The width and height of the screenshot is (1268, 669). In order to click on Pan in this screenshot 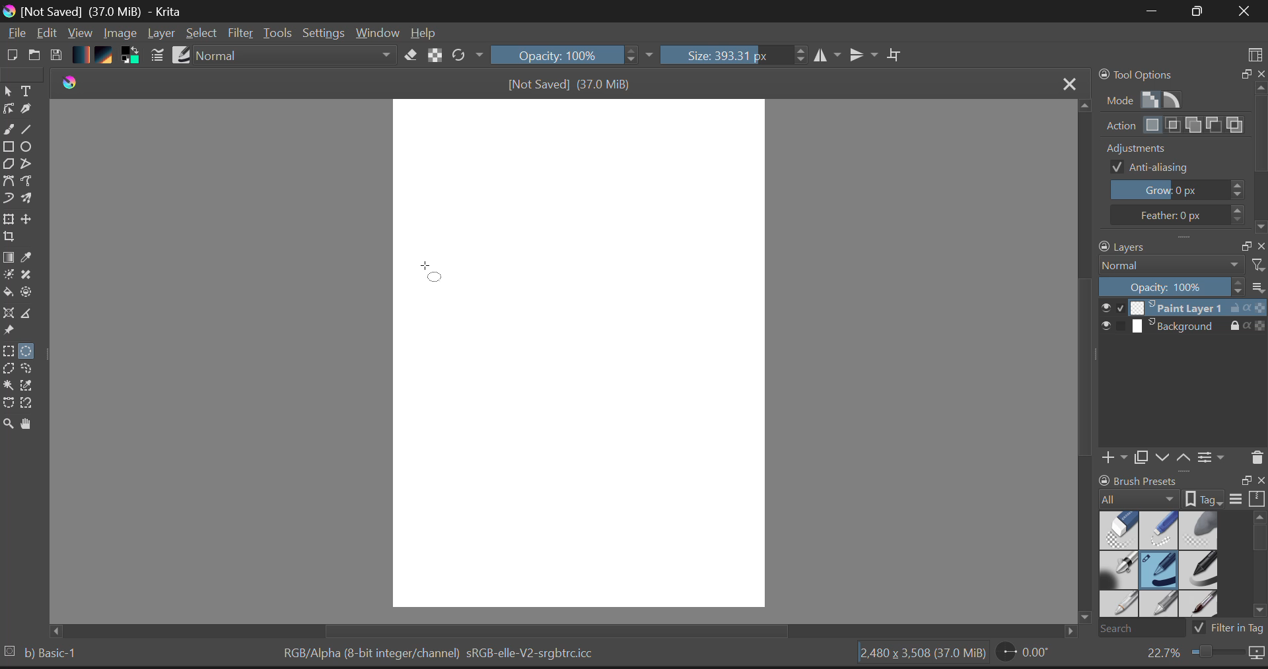, I will do `click(29, 424)`.